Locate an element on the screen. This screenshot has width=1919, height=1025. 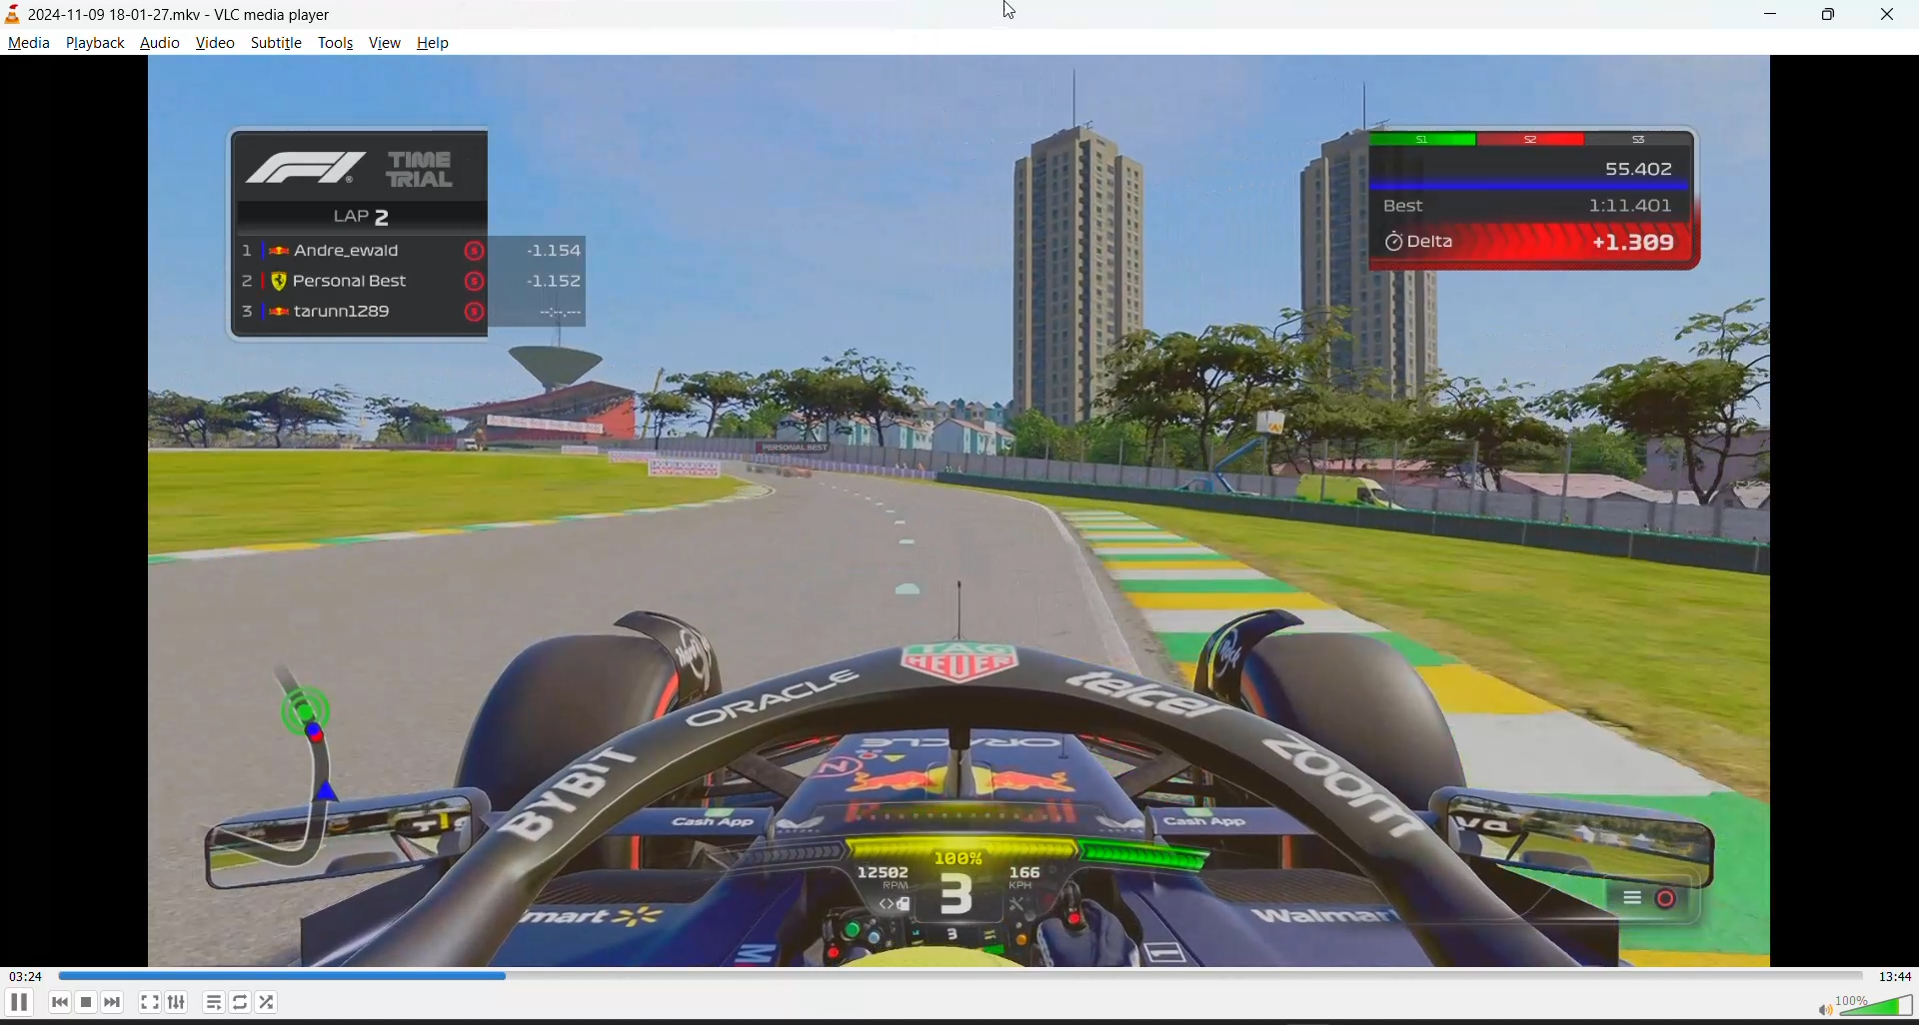
minimize is located at coordinates (1759, 18).